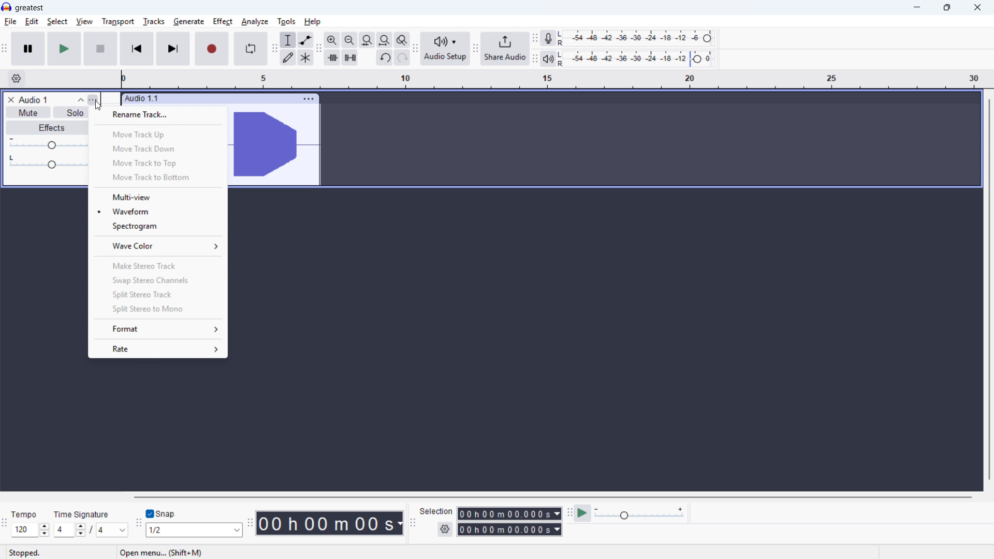 This screenshot has width=994, height=559. I want to click on logo, so click(6, 6).